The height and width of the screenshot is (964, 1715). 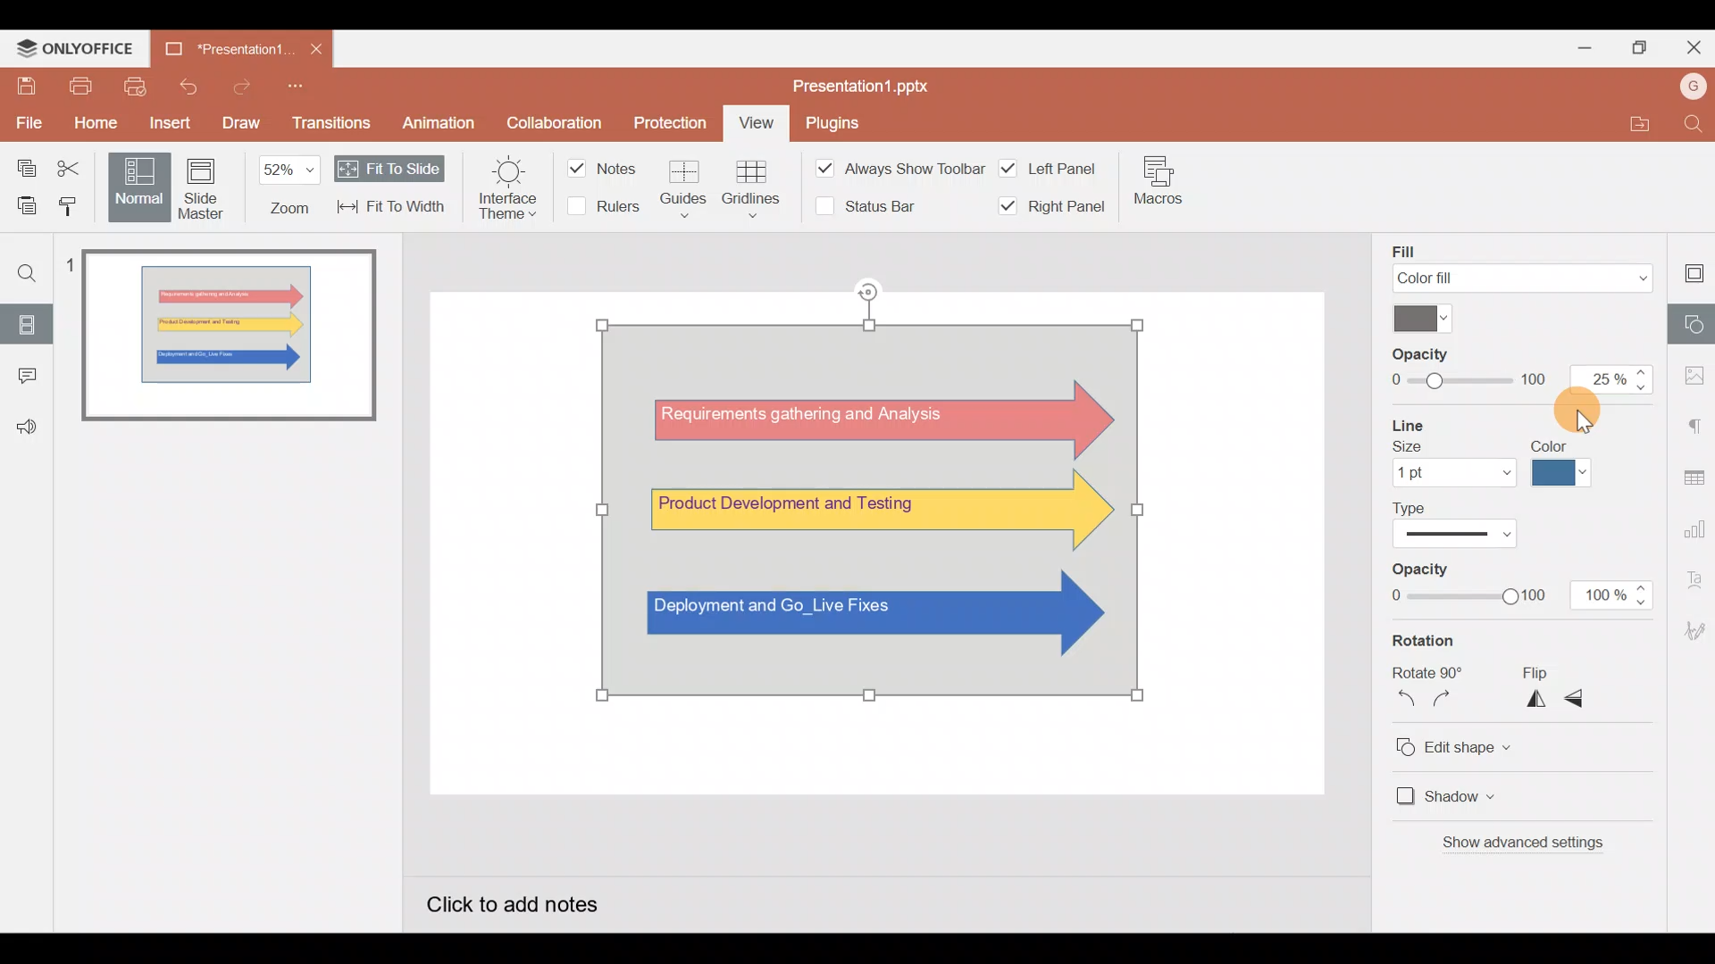 I want to click on Undo, so click(x=191, y=85).